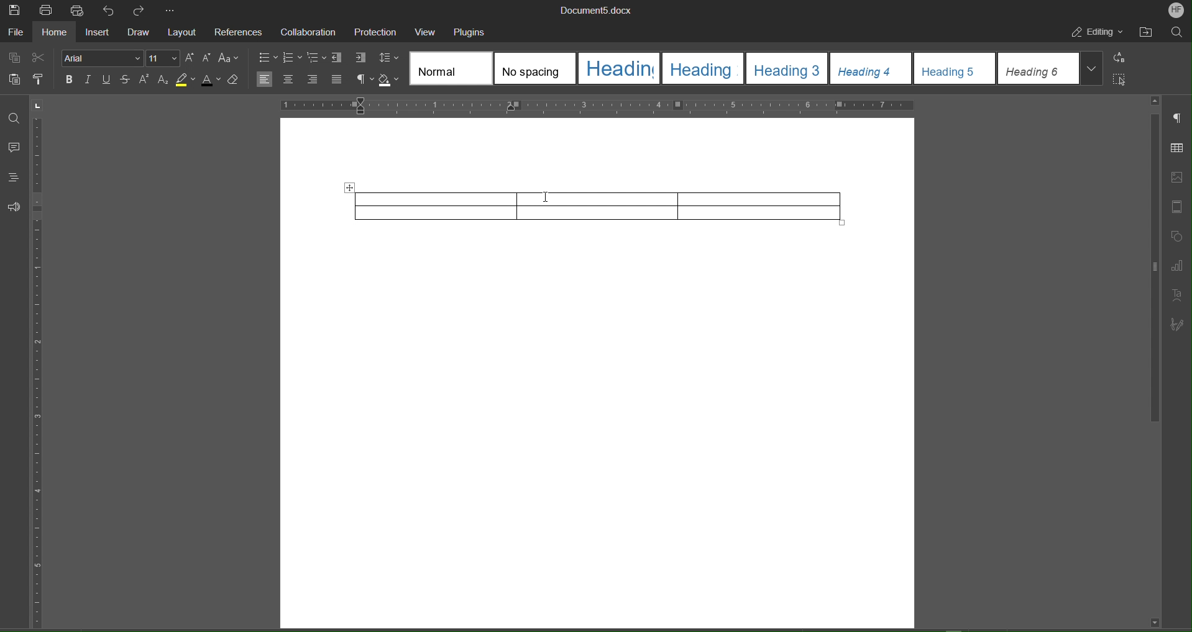 This screenshot has width=1192, height=632. Describe the element at coordinates (40, 56) in the screenshot. I see `Cut` at that location.